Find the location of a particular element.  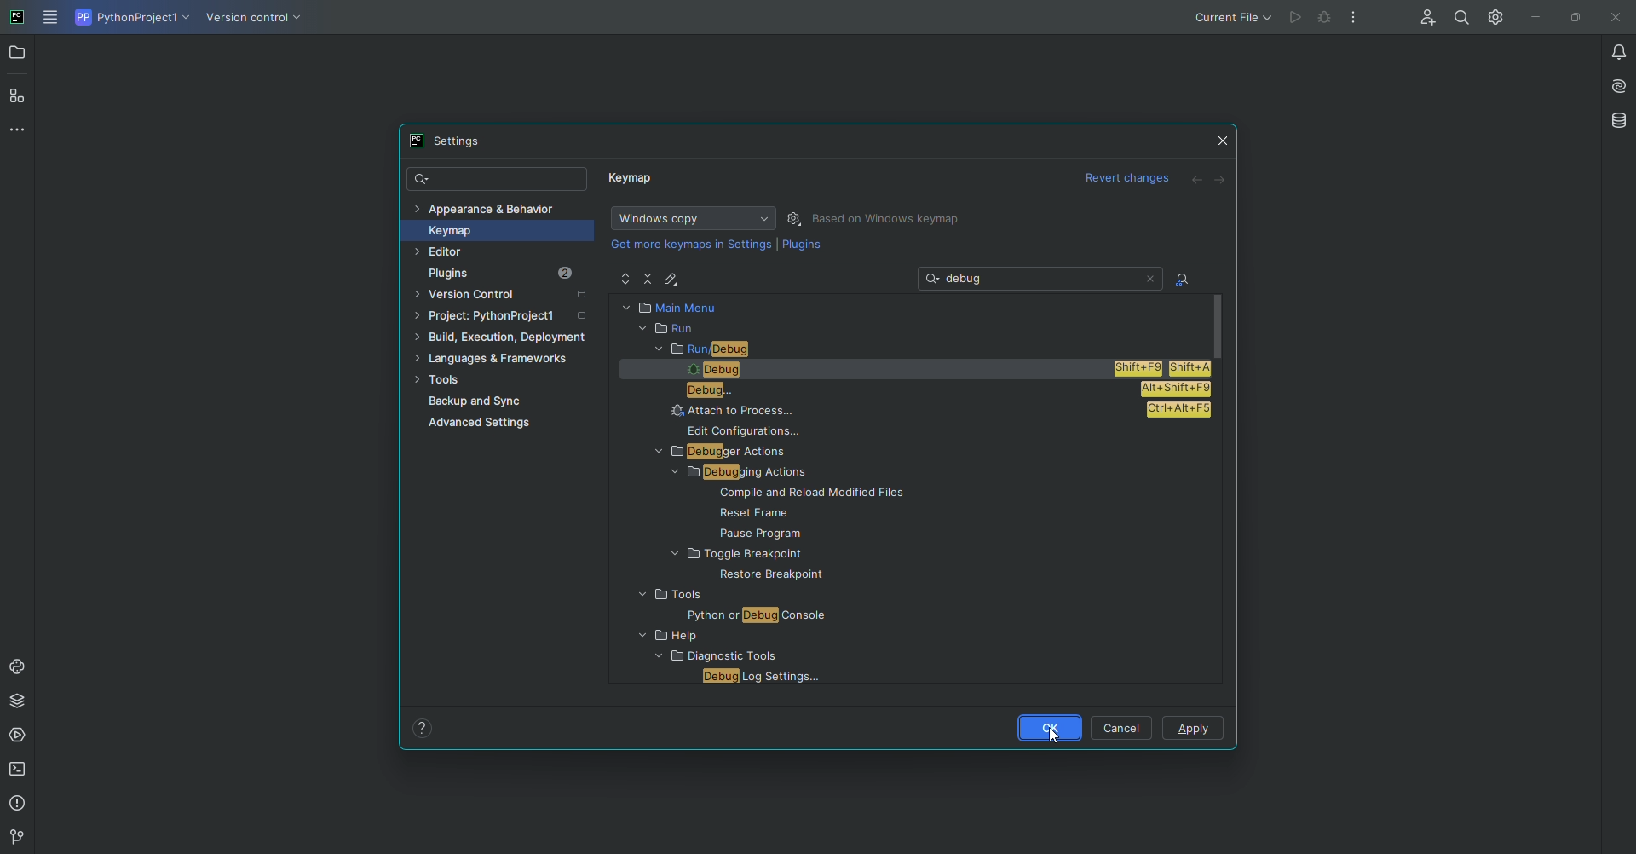

EDIT CONFIGURATIONS is located at coordinates (753, 431).